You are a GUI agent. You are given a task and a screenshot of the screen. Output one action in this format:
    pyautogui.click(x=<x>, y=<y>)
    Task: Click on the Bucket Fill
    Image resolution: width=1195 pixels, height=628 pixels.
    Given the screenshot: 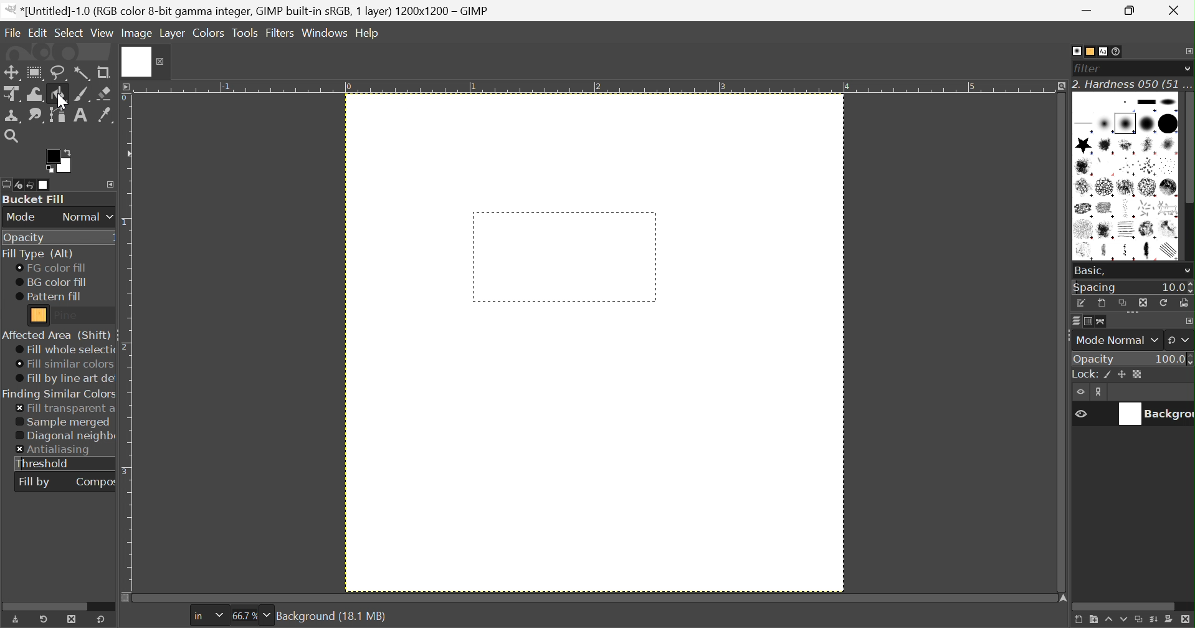 What is the action you would take?
    pyautogui.click(x=36, y=199)
    